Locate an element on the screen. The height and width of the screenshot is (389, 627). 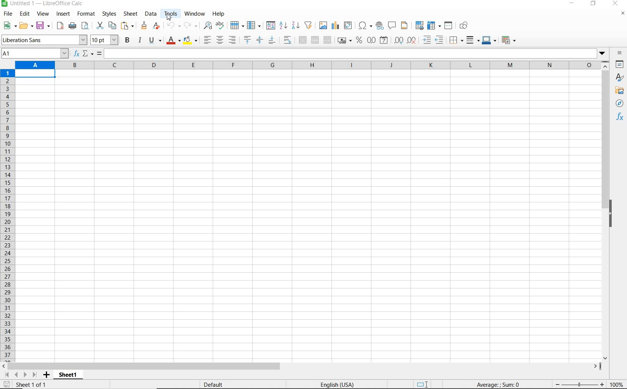
insert or edit pivot table is located at coordinates (349, 26).